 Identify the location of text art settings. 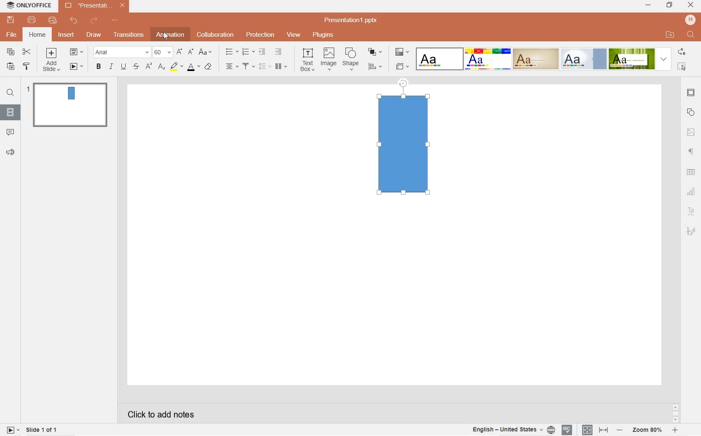
(690, 210).